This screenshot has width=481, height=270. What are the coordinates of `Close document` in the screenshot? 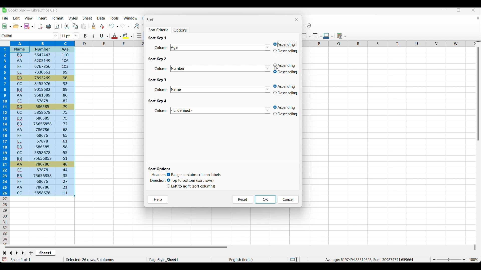 It's located at (478, 18).